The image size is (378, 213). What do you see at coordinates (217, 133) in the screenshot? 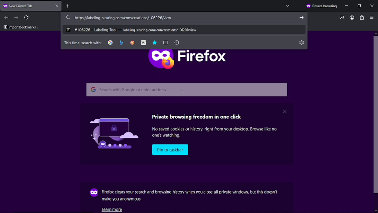
I see `No saved cookies or history, right from your desktop. Browse like no one's watching.` at bounding box center [217, 133].